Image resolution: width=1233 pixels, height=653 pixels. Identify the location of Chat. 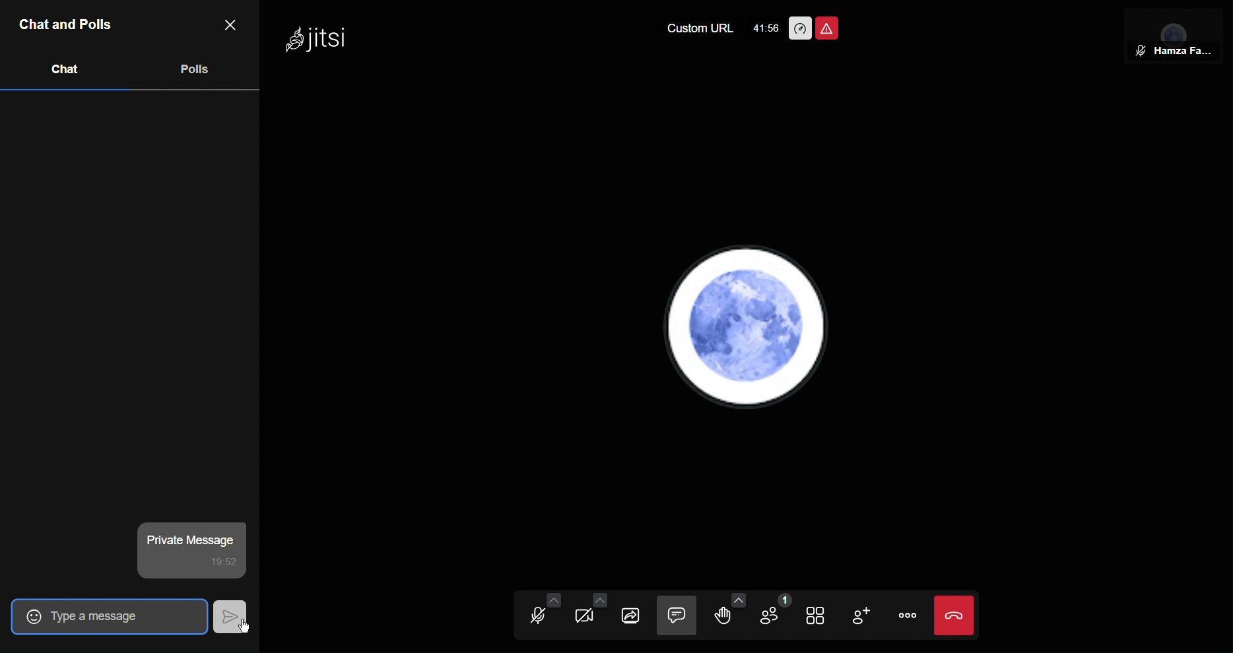
(676, 614).